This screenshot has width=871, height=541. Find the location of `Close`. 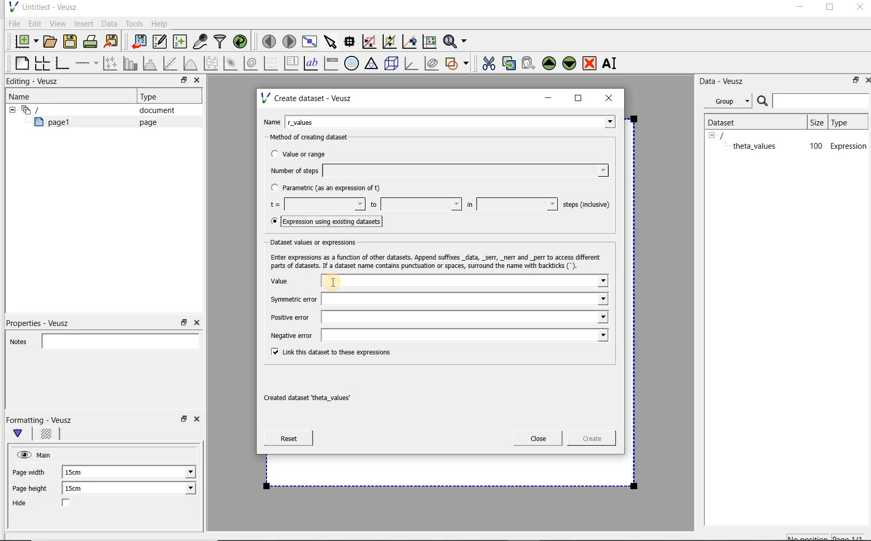

Close is located at coordinates (866, 79).